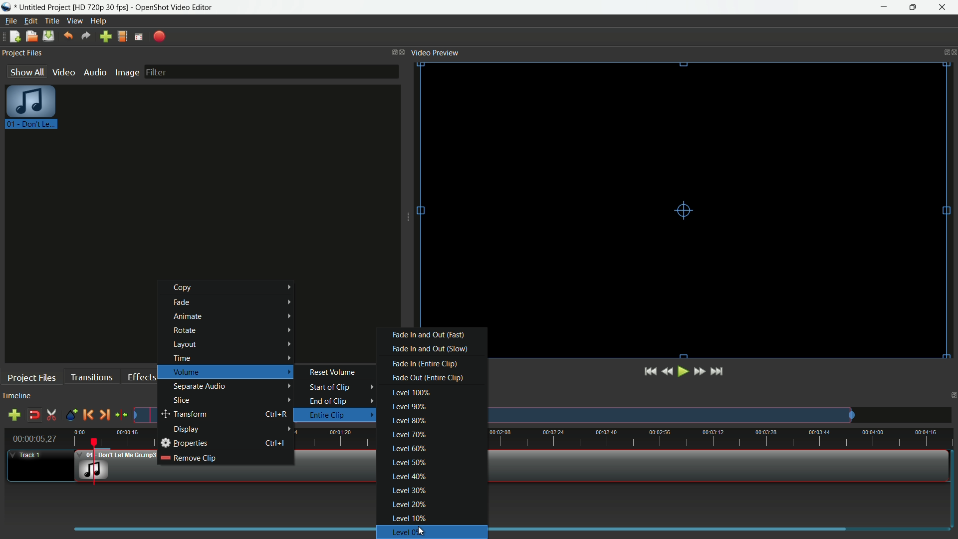 The height and width of the screenshot is (539, 958). What do you see at coordinates (233, 344) in the screenshot?
I see `layout` at bounding box center [233, 344].